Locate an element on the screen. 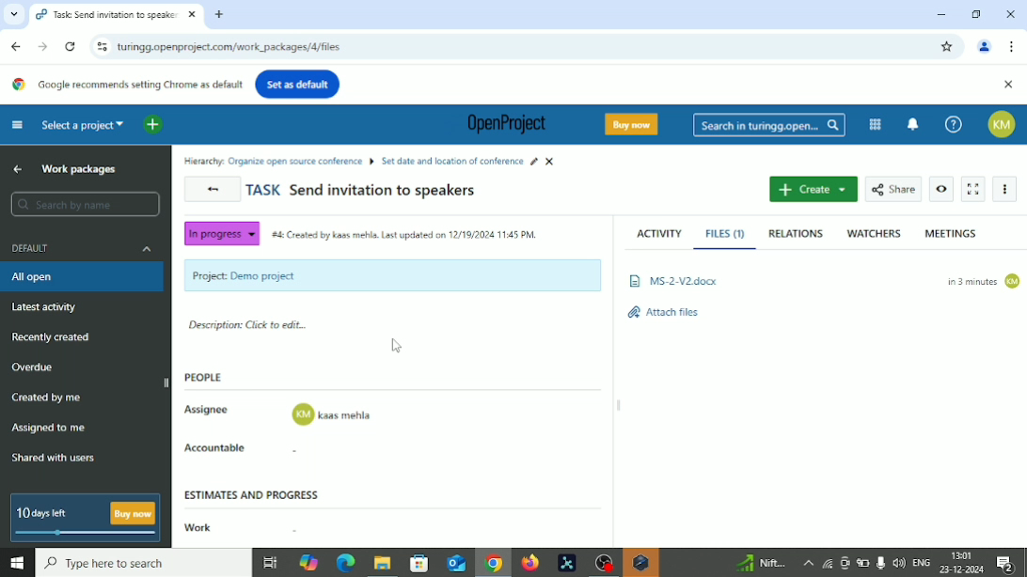  Activate zen mode is located at coordinates (973, 190).